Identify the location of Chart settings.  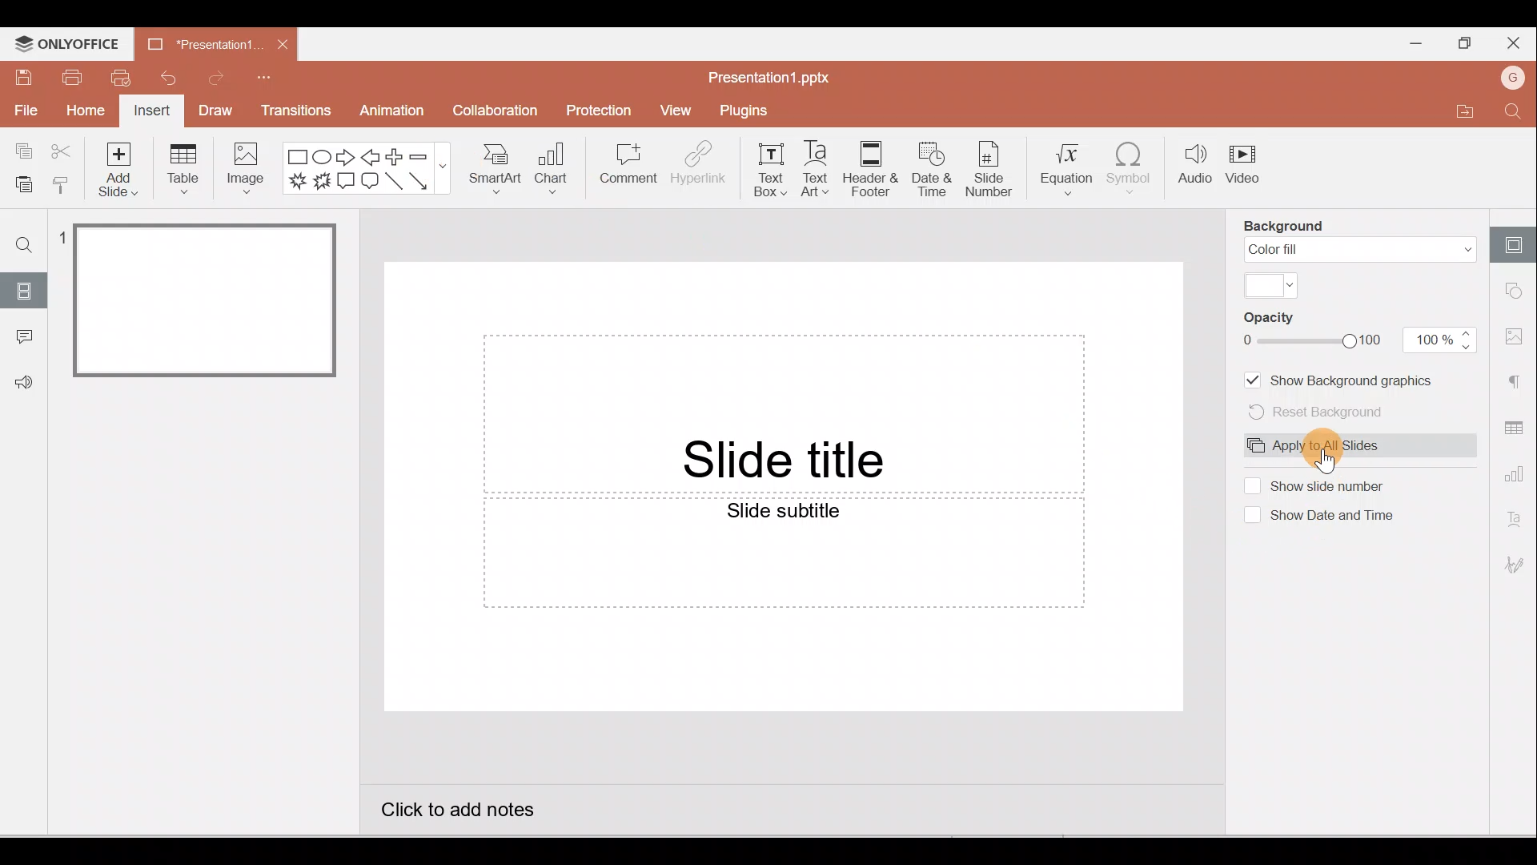
(1517, 477).